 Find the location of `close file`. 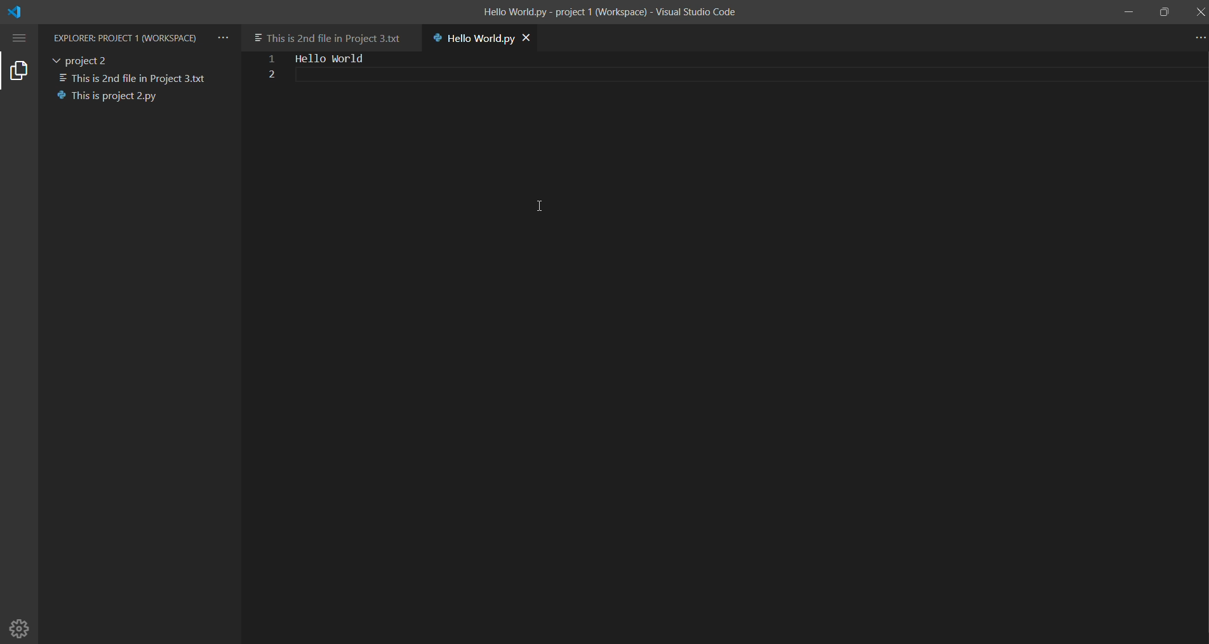

close file is located at coordinates (537, 38).